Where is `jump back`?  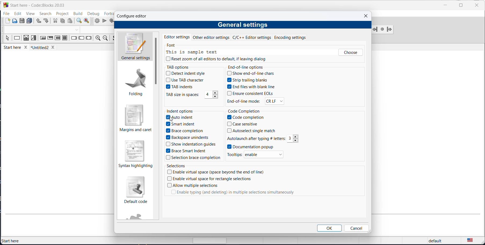 jump back is located at coordinates (375, 29).